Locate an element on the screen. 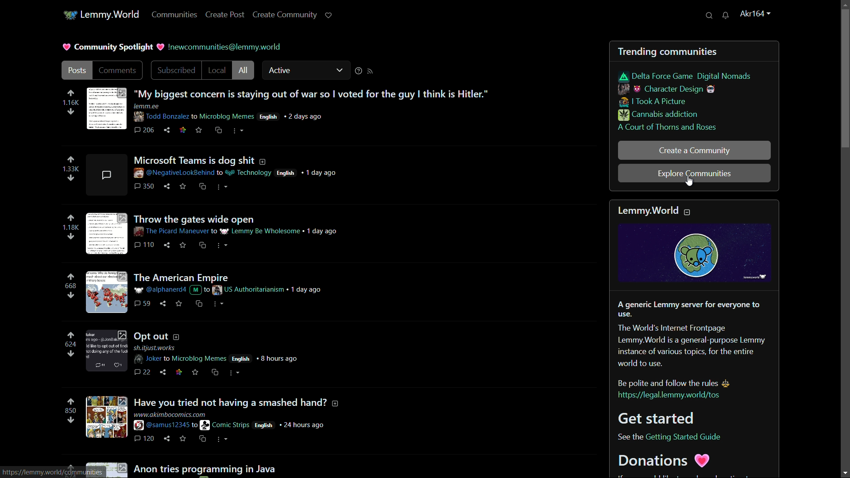  upvote is located at coordinates (70, 159).